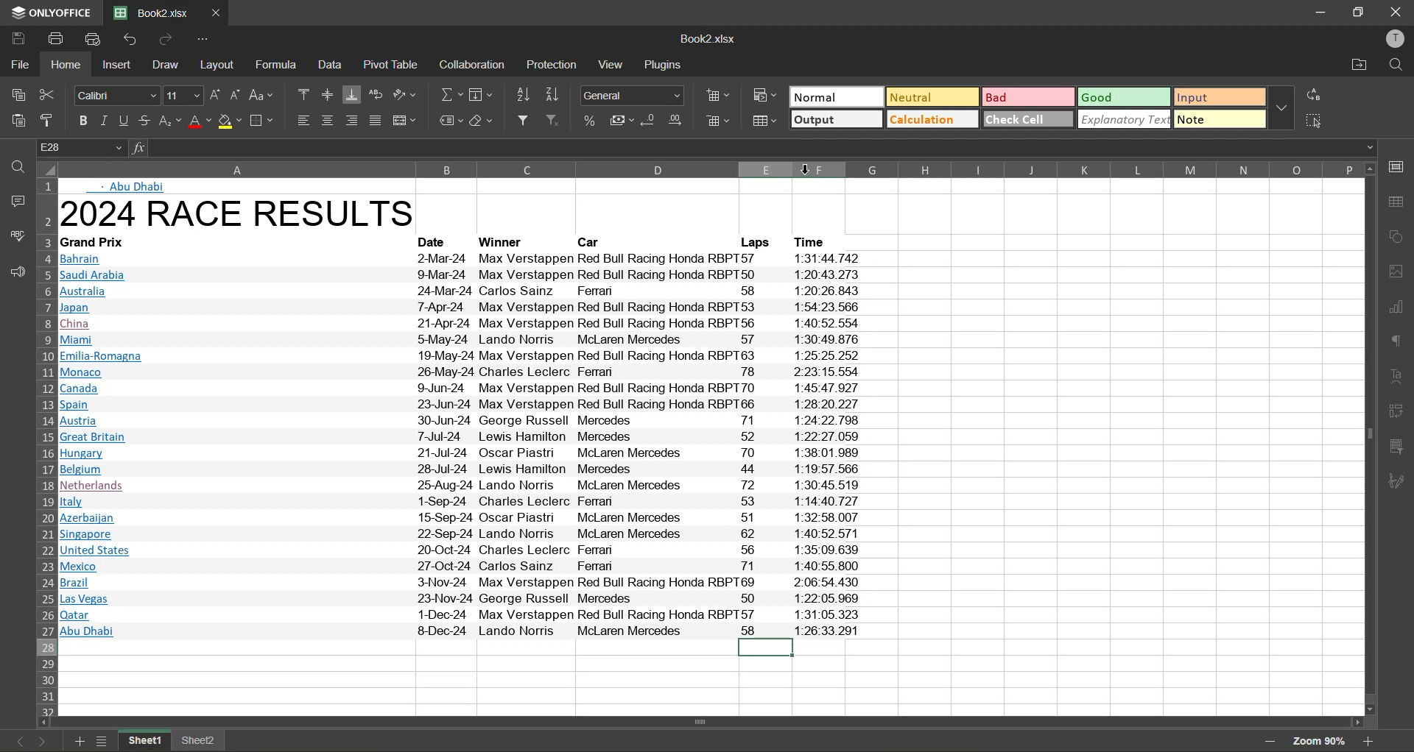 This screenshot has height=752, width=1414. I want to click on font color, so click(200, 121).